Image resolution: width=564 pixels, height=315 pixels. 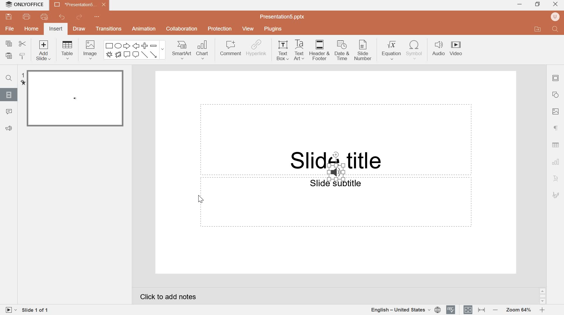 What do you see at coordinates (23, 56) in the screenshot?
I see `copy style` at bounding box center [23, 56].